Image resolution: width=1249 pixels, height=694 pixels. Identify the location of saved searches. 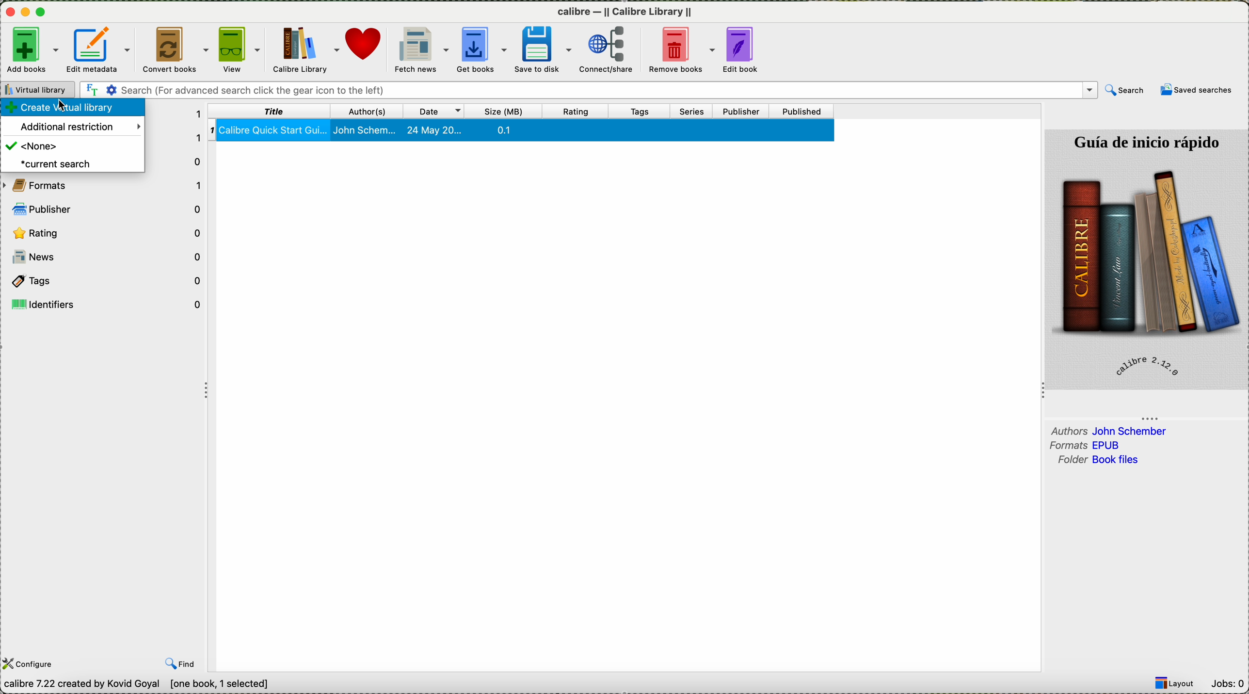
(1198, 90).